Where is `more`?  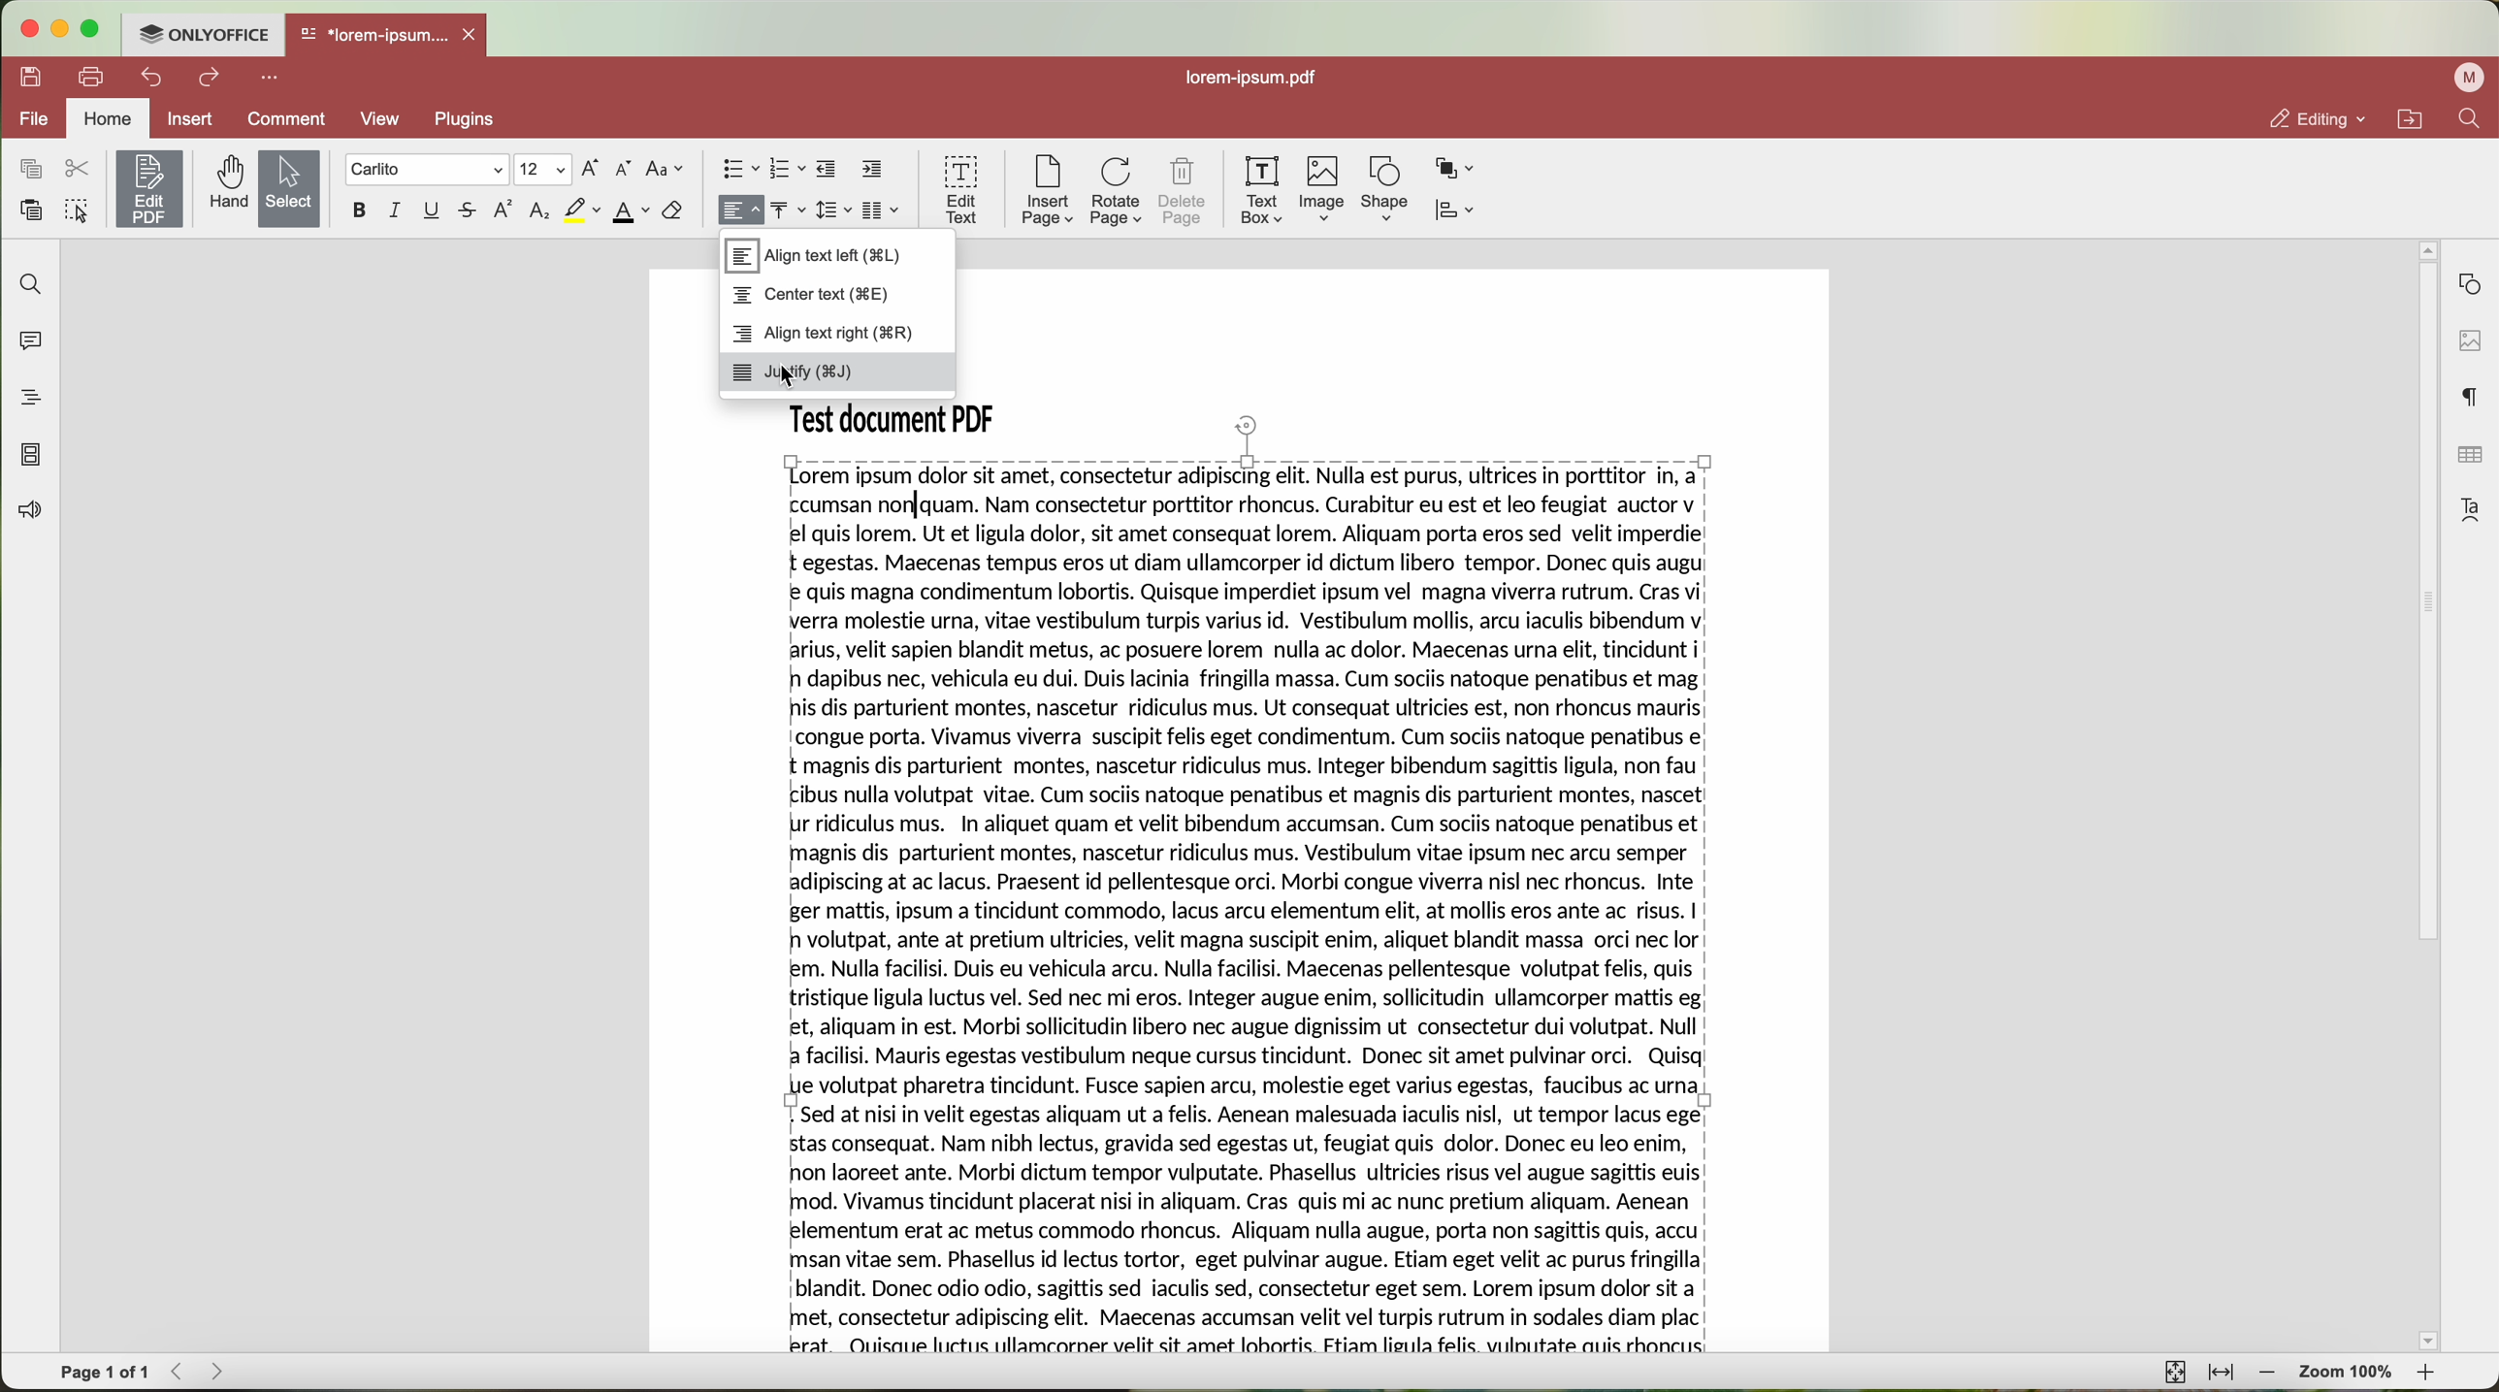
more is located at coordinates (270, 79).